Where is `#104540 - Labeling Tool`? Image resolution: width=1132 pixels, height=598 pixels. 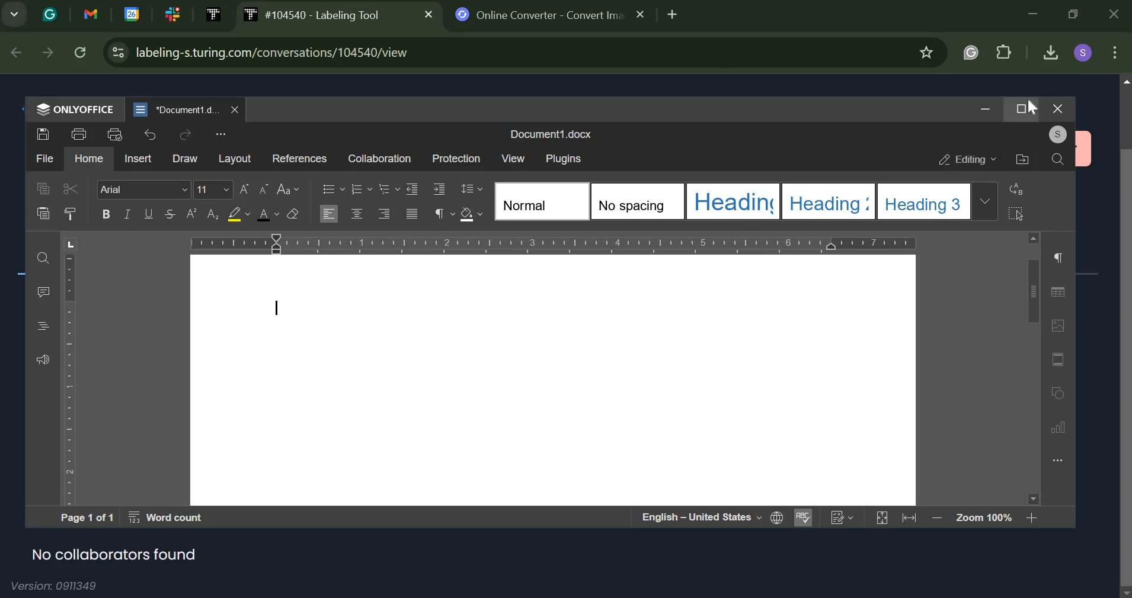
#104540 - Labeling Tool is located at coordinates (336, 15).